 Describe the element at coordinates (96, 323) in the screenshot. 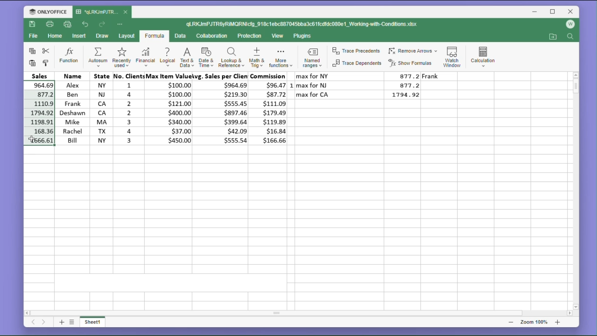

I see `sheet 1` at that location.